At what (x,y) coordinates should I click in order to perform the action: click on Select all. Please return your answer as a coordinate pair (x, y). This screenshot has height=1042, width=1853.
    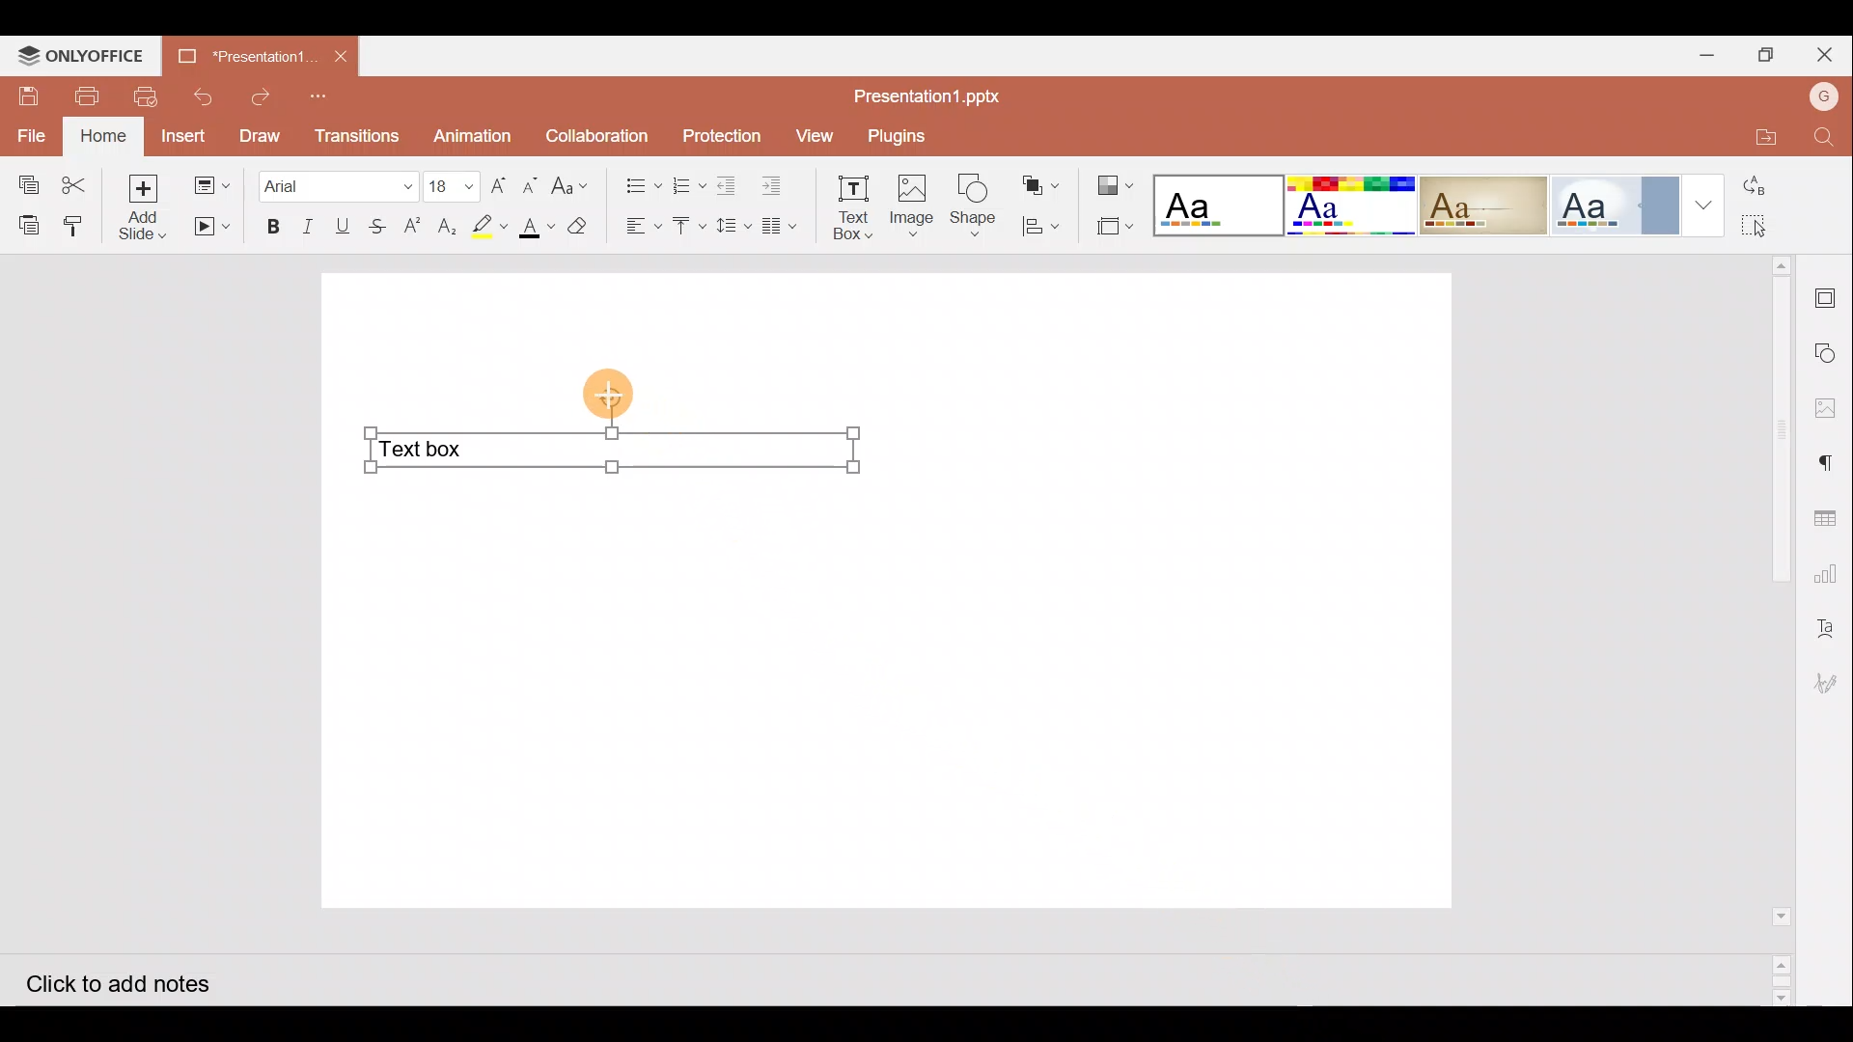
    Looking at the image, I should click on (1779, 227).